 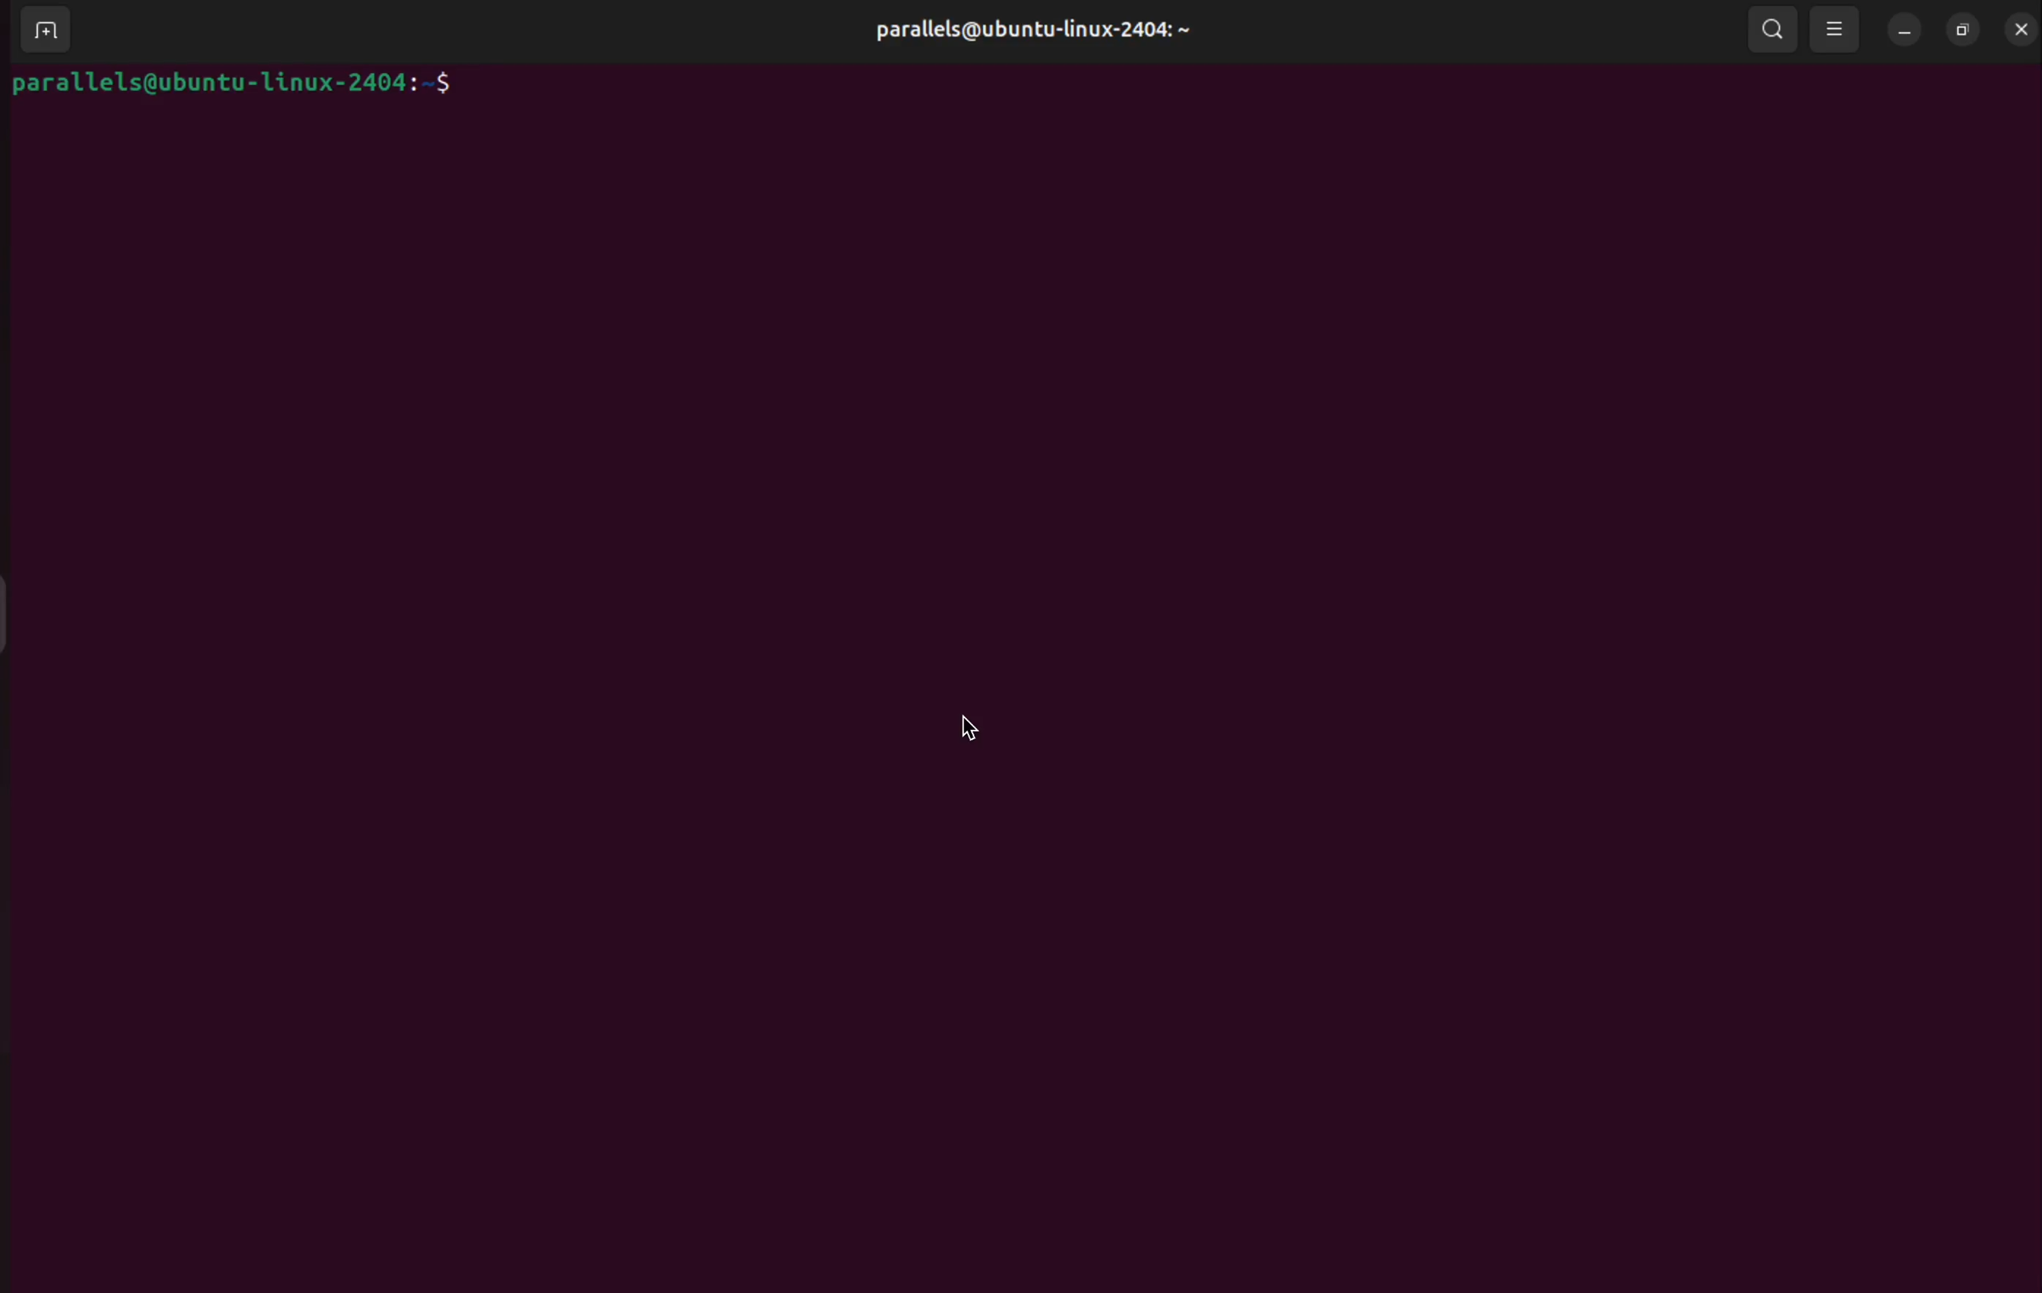 What do you see at coordinates (1771, 29) in the screenshot?
I see `search` at bounding box center [1771, 29].